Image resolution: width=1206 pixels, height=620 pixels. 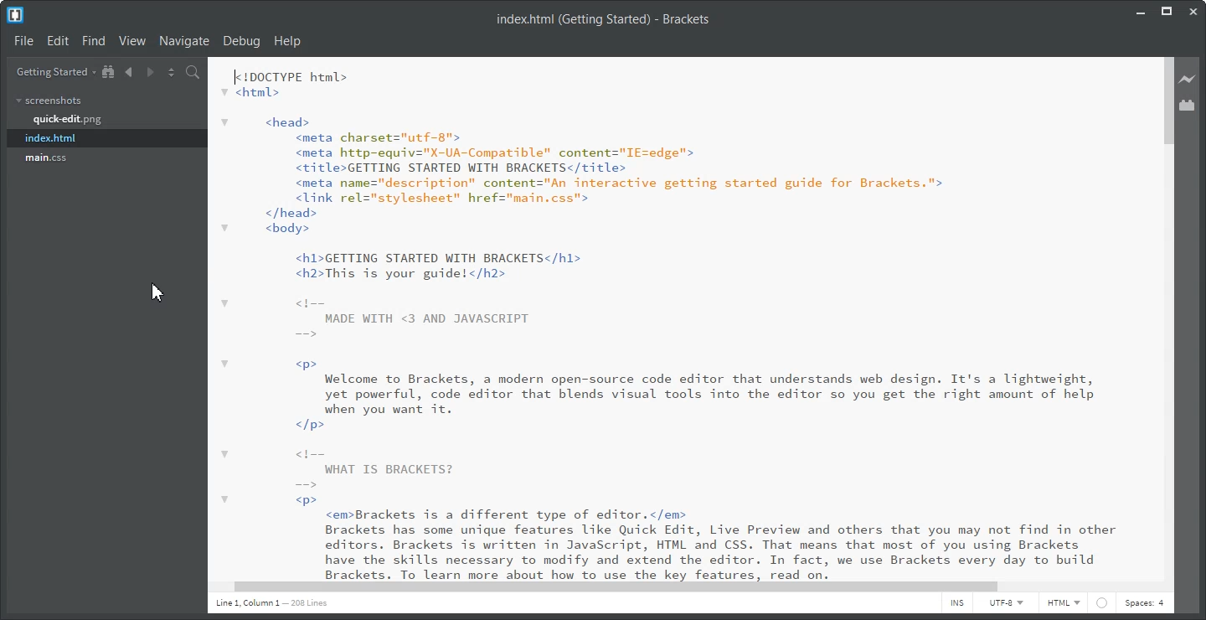 What do you see at coordinates (23, 40) in the screenshot?
I see `File` at bounding box center [23, 40].